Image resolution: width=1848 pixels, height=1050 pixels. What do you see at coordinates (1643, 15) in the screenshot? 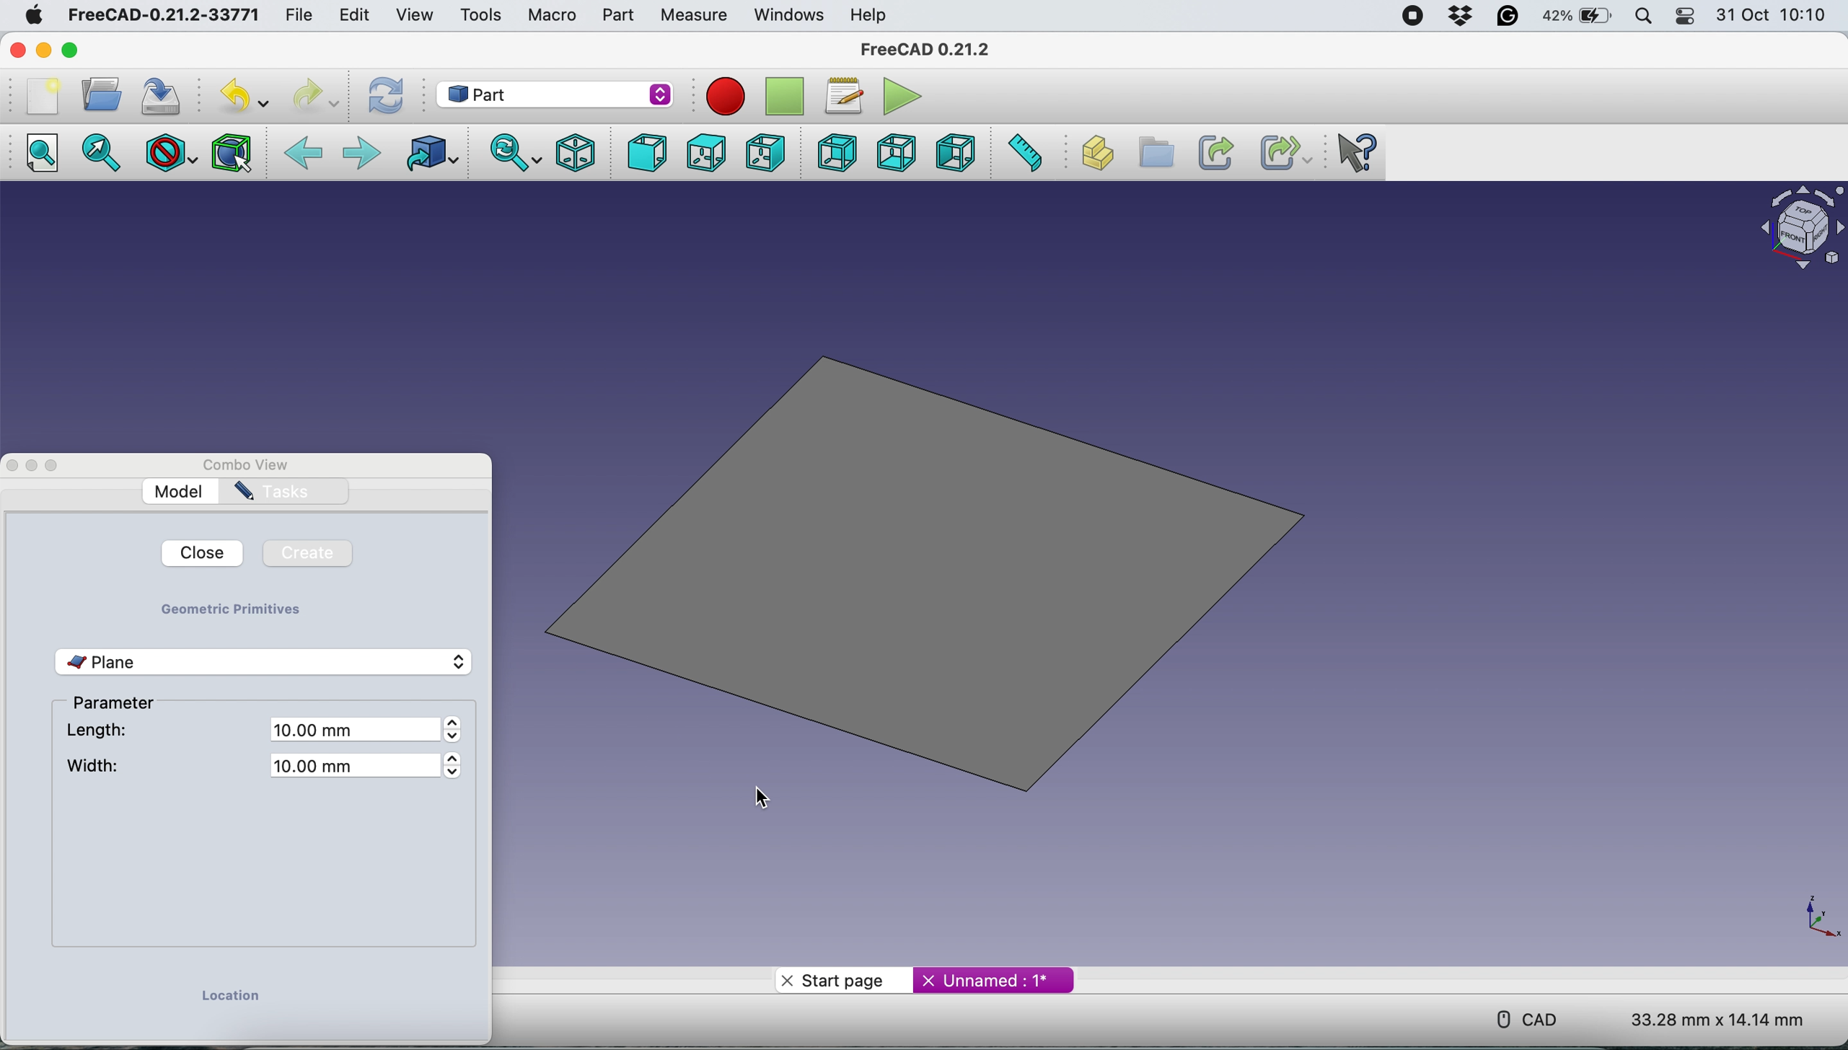
I see `Spotlight Search` at bounding box center [1643, 15].